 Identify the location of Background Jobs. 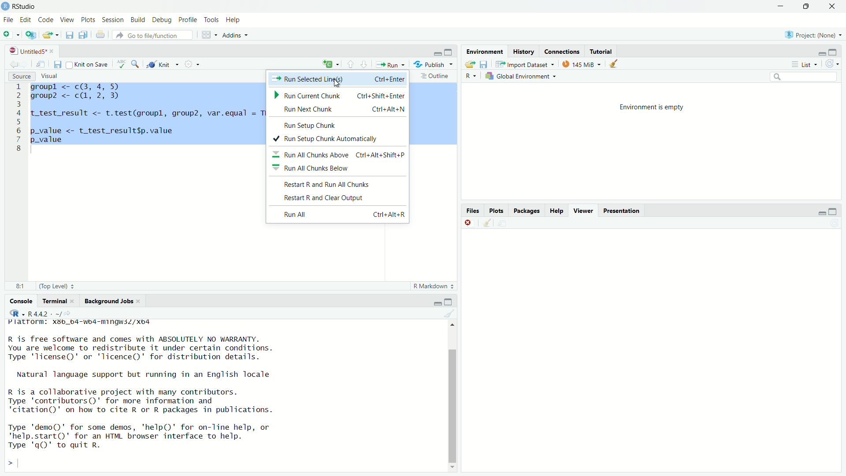
(112, 302).